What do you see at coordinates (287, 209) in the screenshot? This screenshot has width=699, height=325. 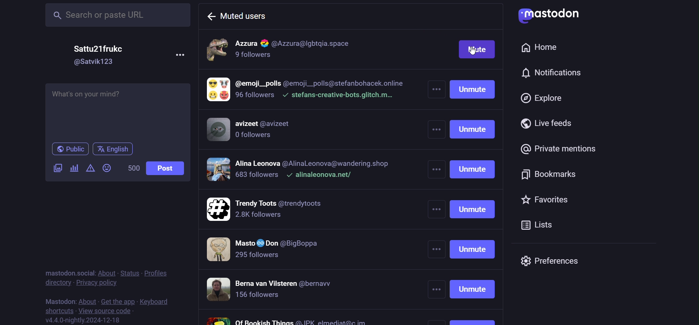 I see `muted user 5` at bounding box center [287, 209].